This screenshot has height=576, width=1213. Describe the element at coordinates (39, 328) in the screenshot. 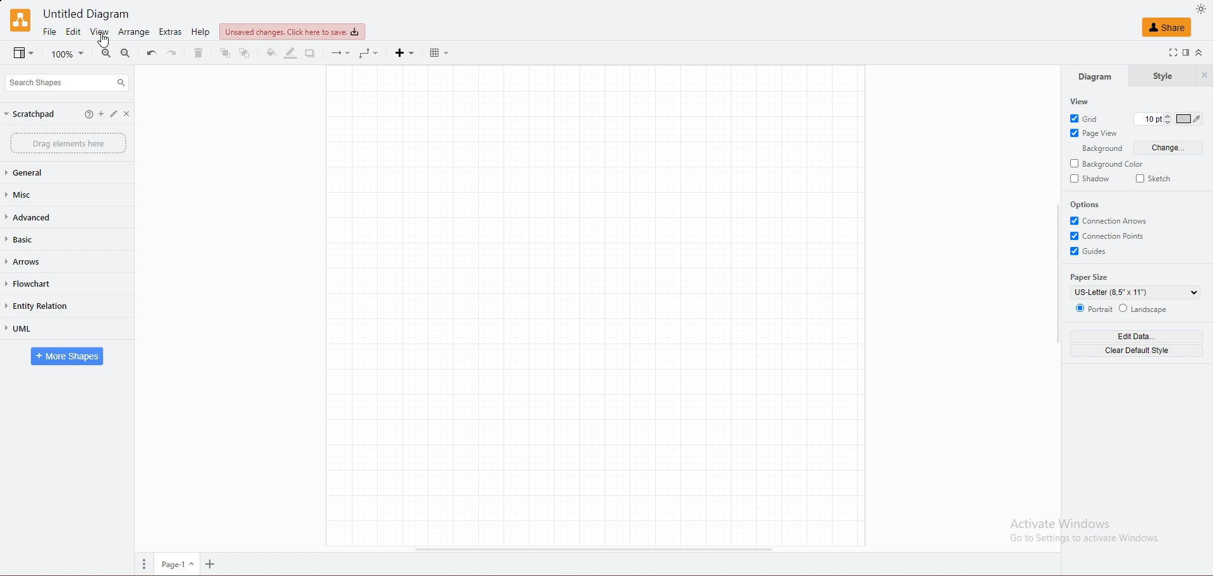

I see `uml` at that location.